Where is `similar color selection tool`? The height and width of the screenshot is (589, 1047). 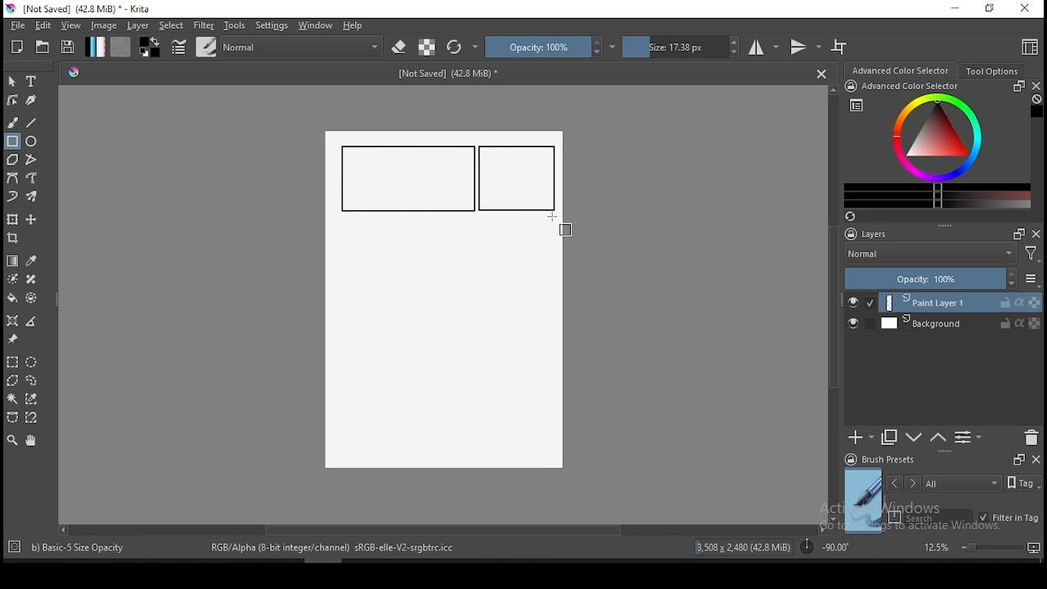 similar color selection tool is located at coordinates (34, 398).